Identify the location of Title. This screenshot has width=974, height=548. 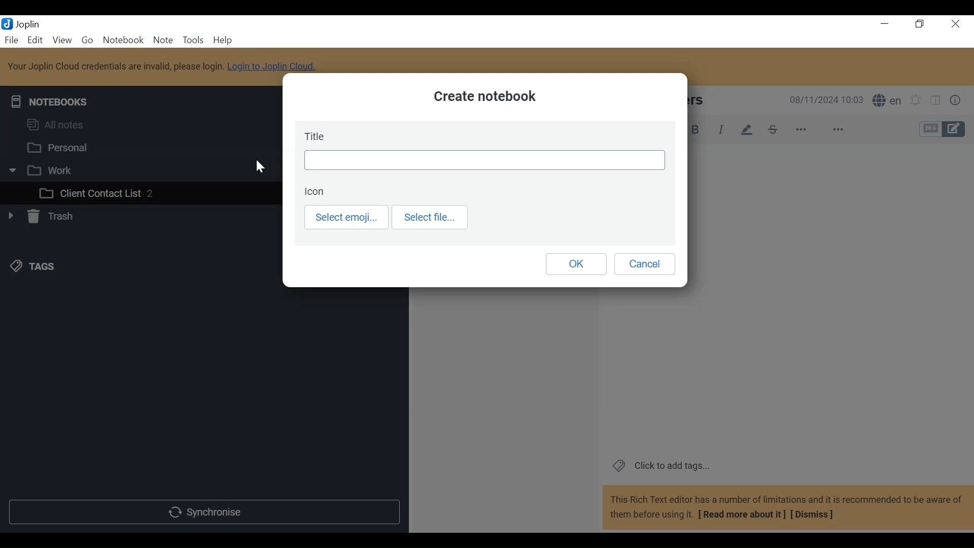
(316, 134).